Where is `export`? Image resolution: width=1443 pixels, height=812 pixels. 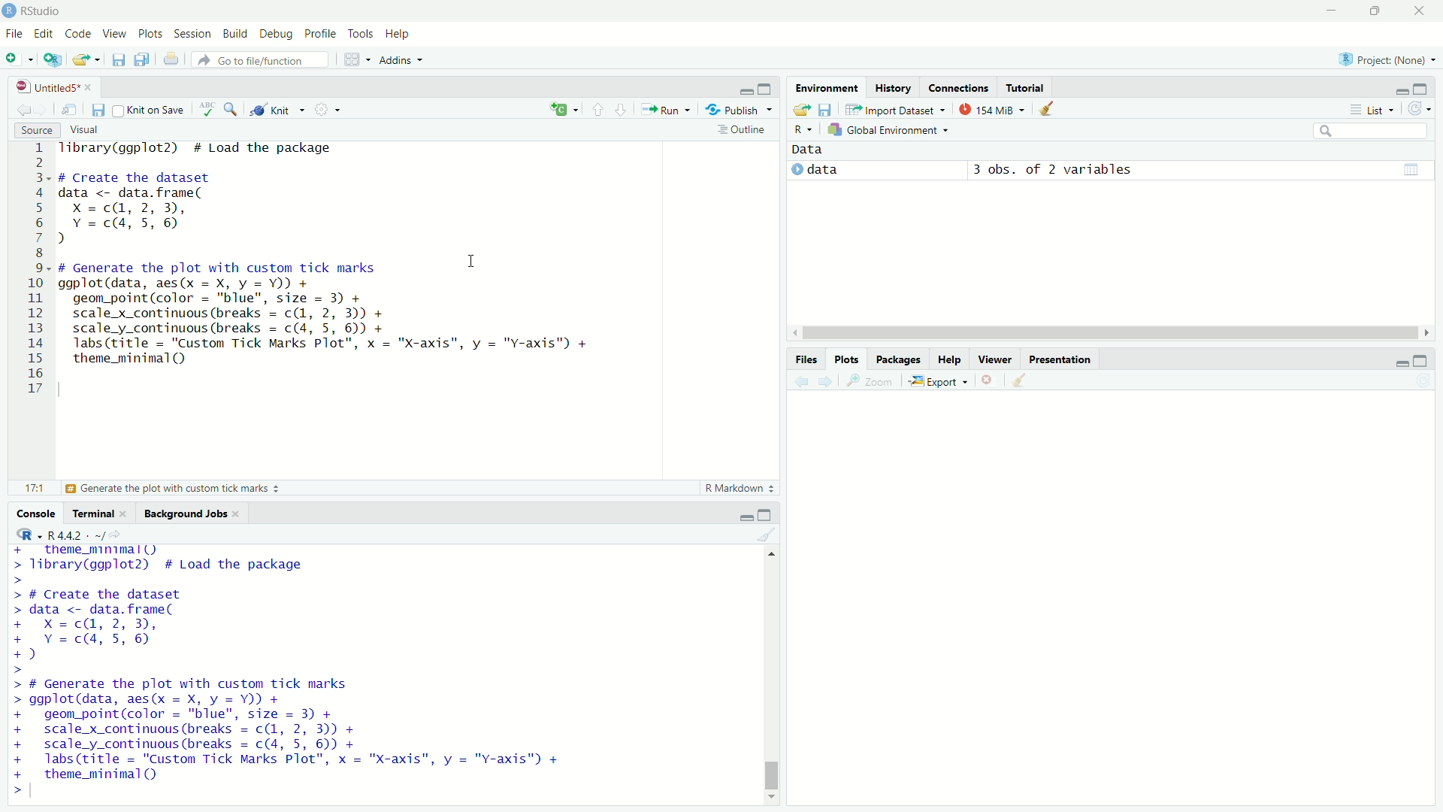 export is located at coordinates (941, 382).